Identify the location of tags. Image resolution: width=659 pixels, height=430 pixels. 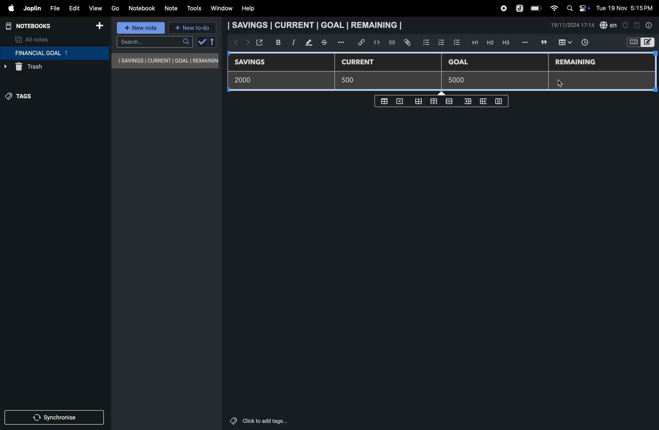
(22, 99).